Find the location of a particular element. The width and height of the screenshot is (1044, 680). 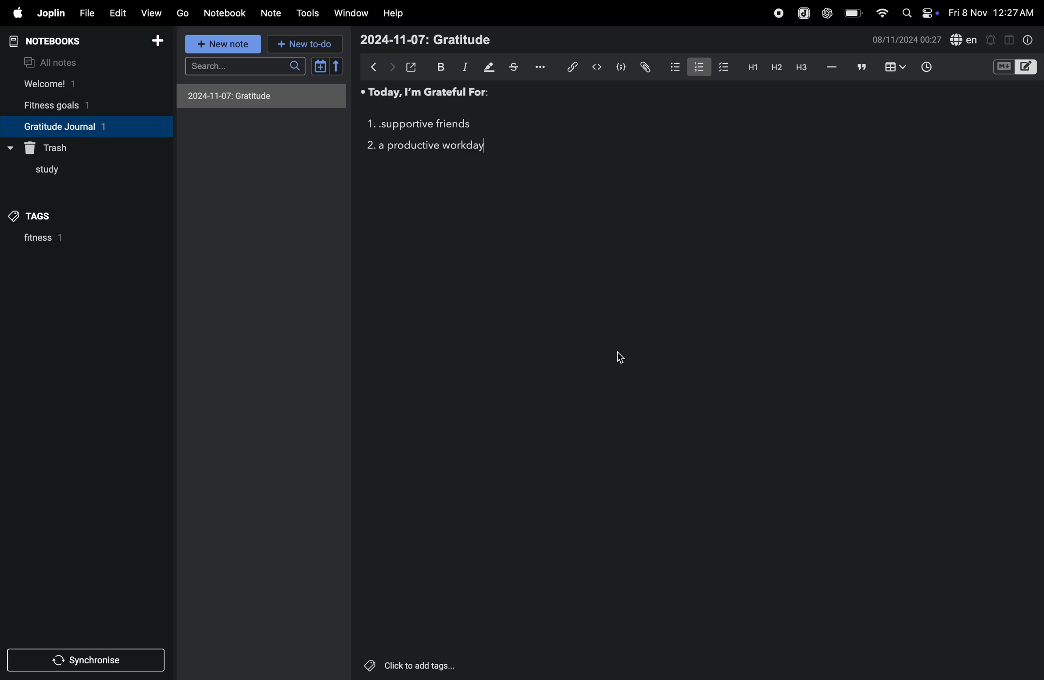

spell check is located at coordinates (965, 39).